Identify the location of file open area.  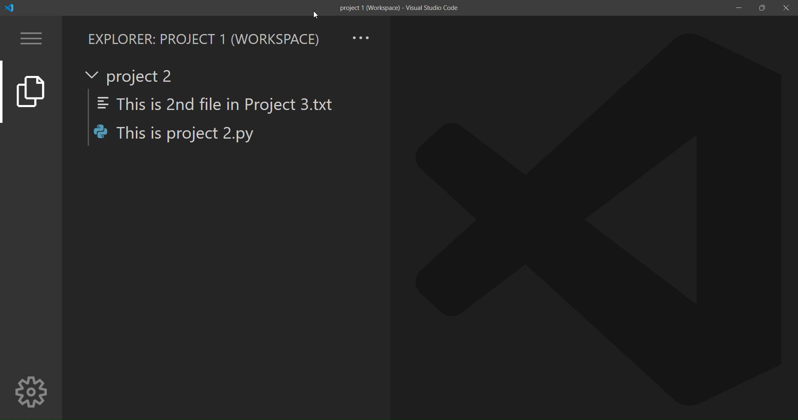
(594, 218).